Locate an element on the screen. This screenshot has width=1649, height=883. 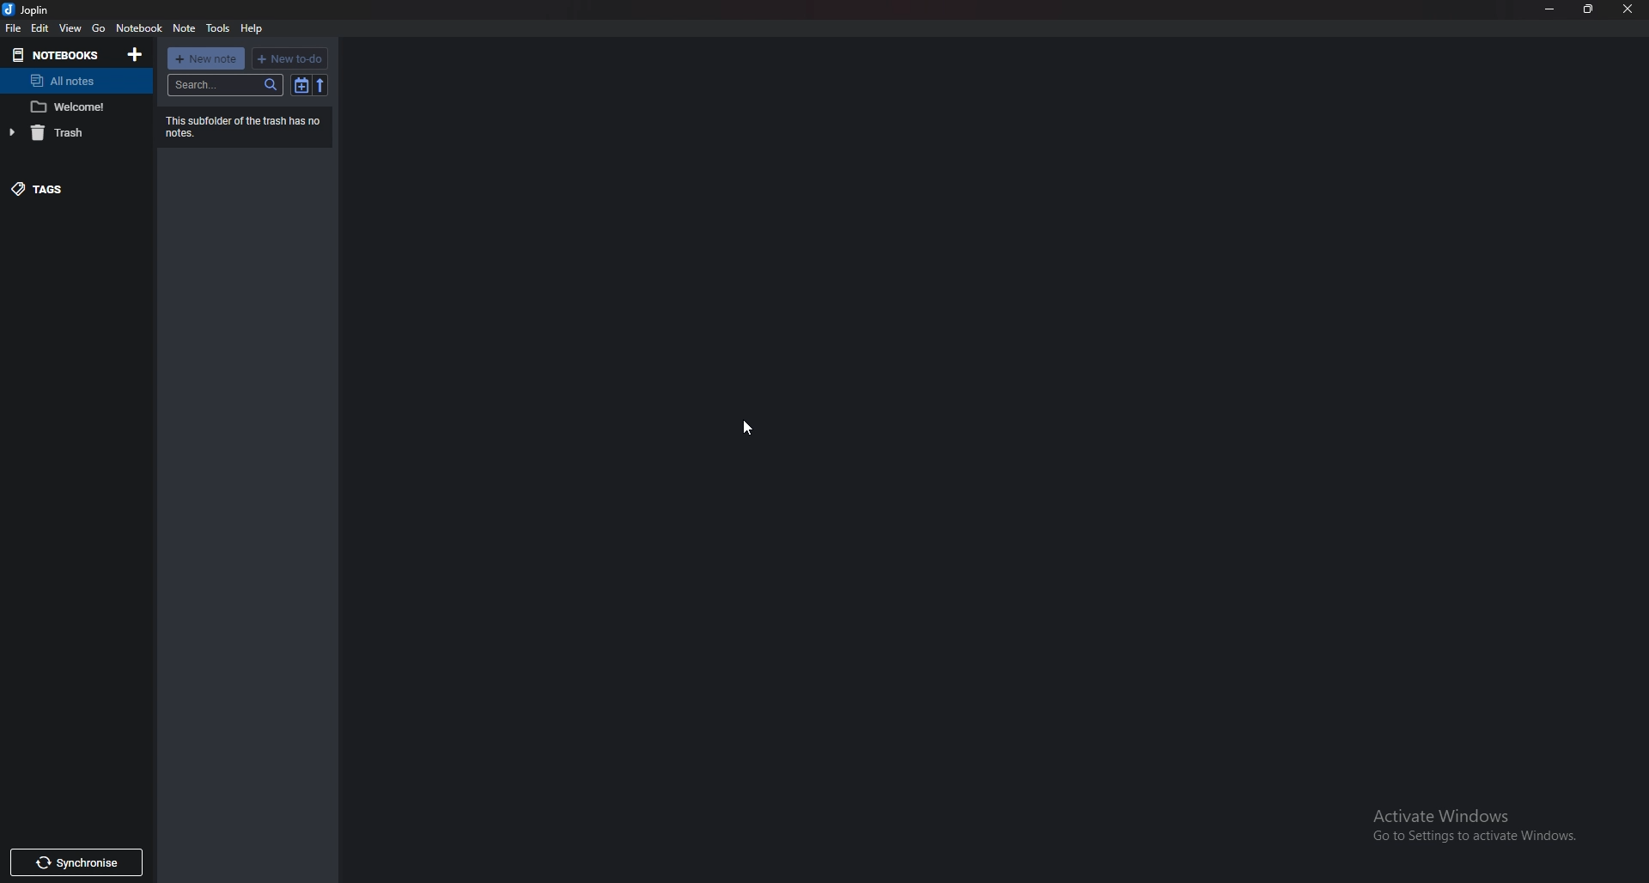
All notes is located at coordinates (70, 80).